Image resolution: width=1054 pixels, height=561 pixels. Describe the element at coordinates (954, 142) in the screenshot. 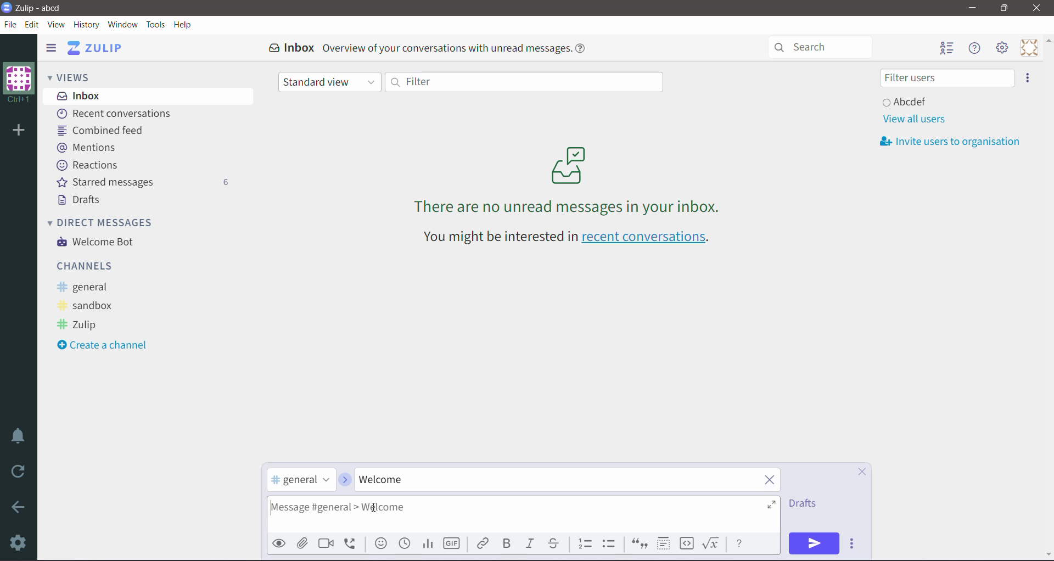

I see `Invite usersto organization` at that location.